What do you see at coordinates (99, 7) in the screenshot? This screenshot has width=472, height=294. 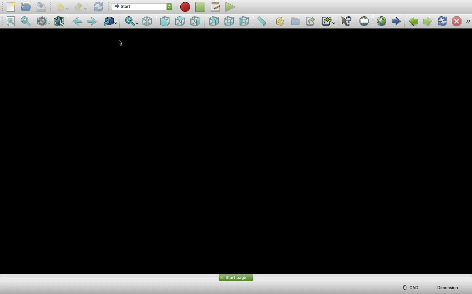 I see `Refresh` at bounding box center [99, 7].